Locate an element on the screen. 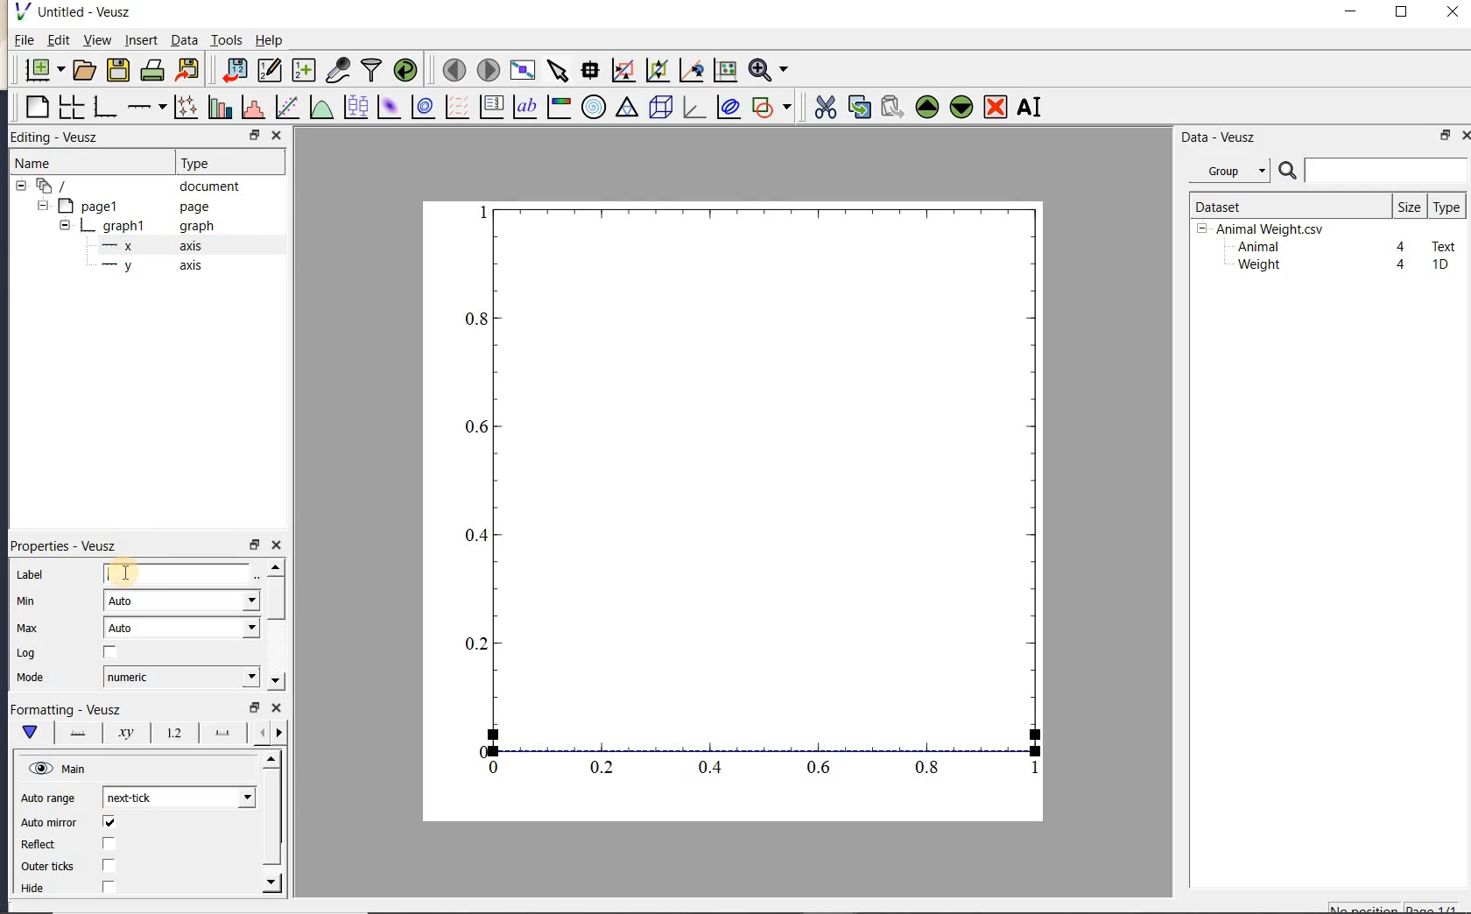  view plot full screen is located at coordinates (522, 71).